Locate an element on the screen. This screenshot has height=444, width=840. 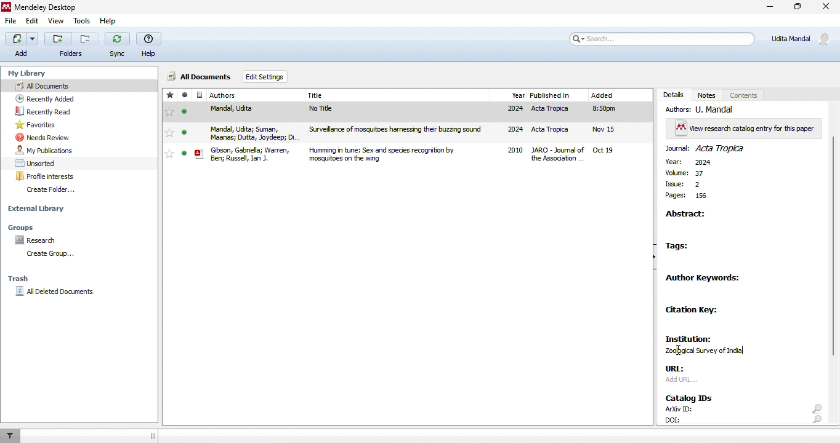
year : 2024 is located at coordinates (691, 163).